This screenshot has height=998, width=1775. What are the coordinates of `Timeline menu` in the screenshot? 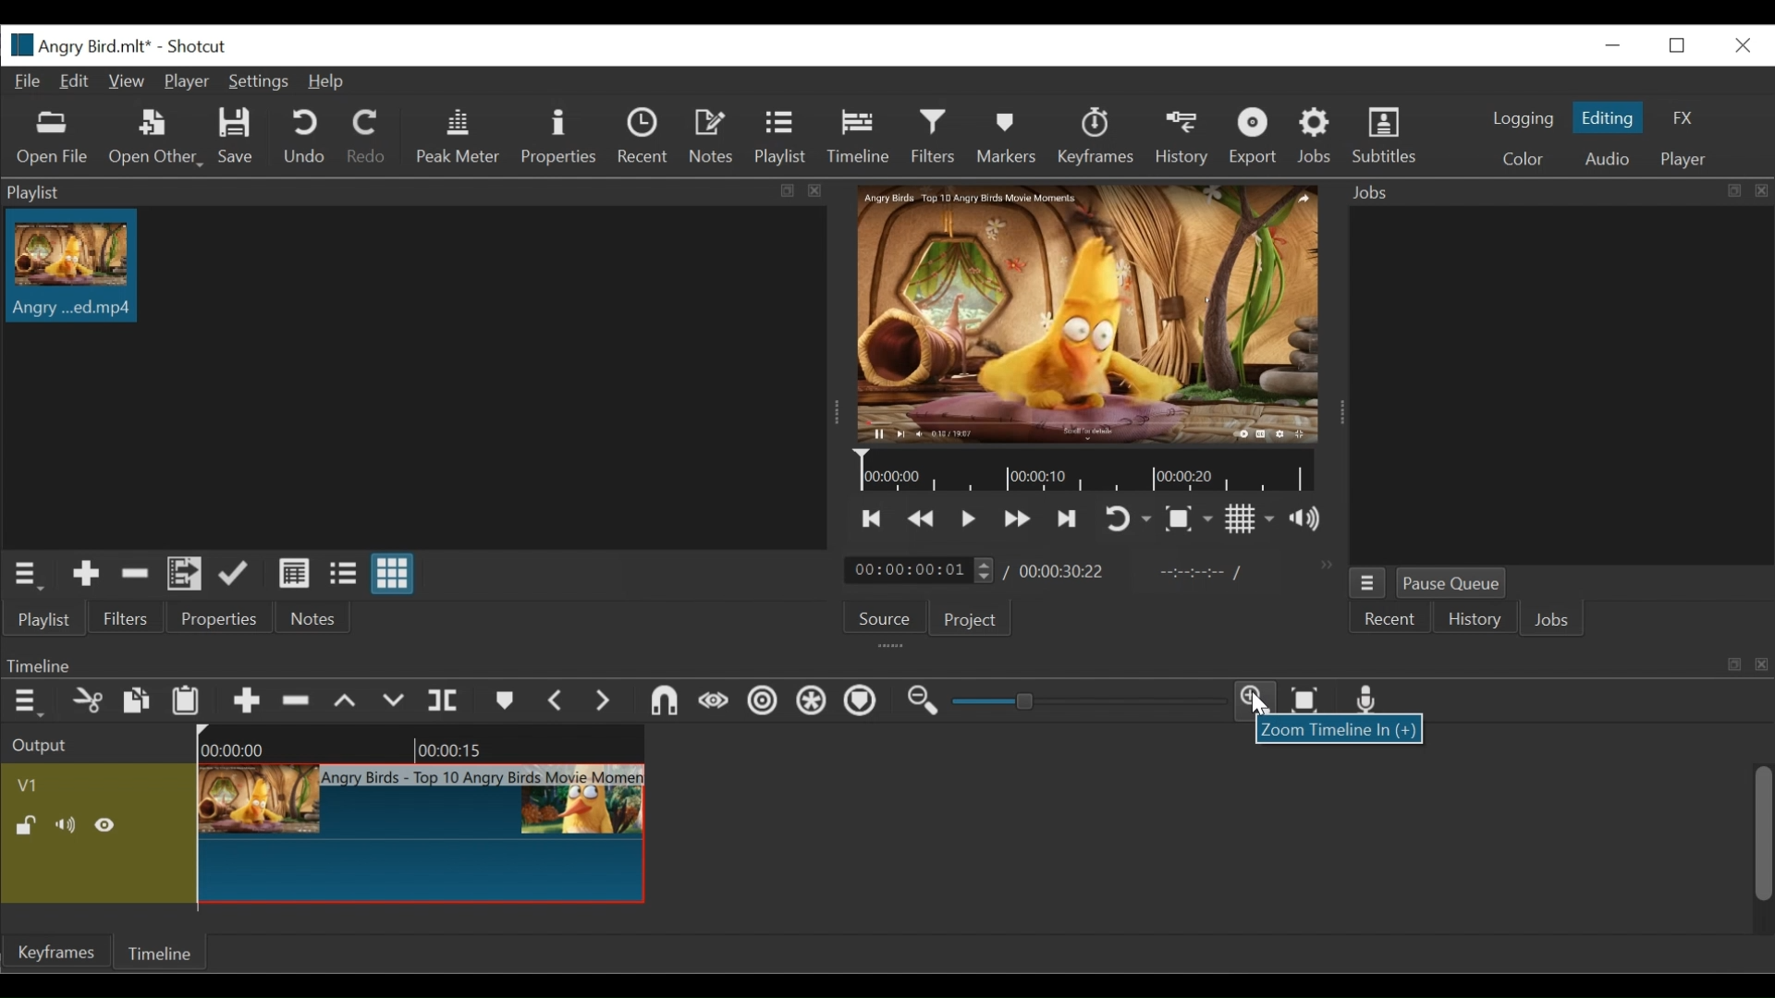 It's located at (26, 703).